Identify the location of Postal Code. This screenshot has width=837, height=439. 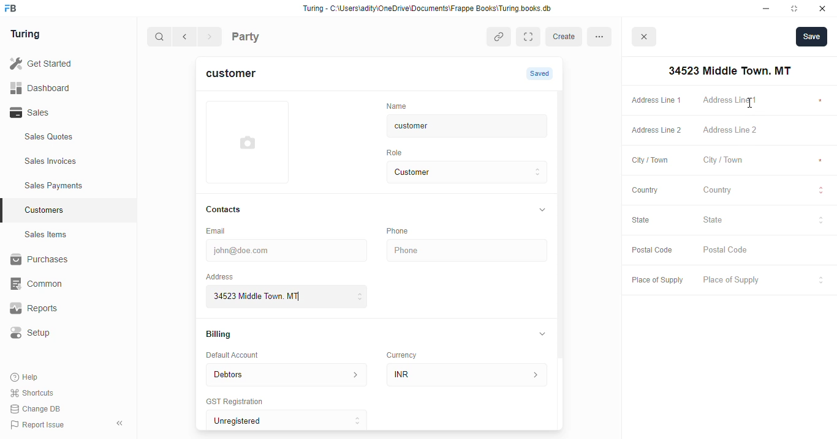
(764, 251).